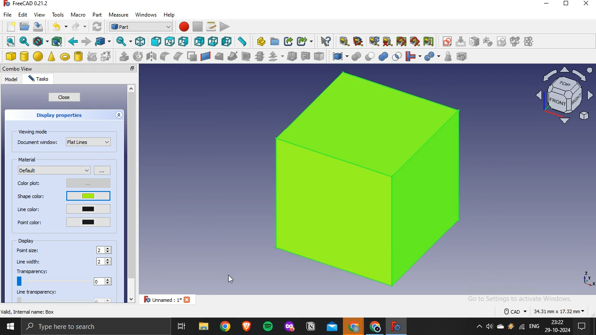 This screenshot has height=335, width=596. I want to click on part, so click(96, 14).